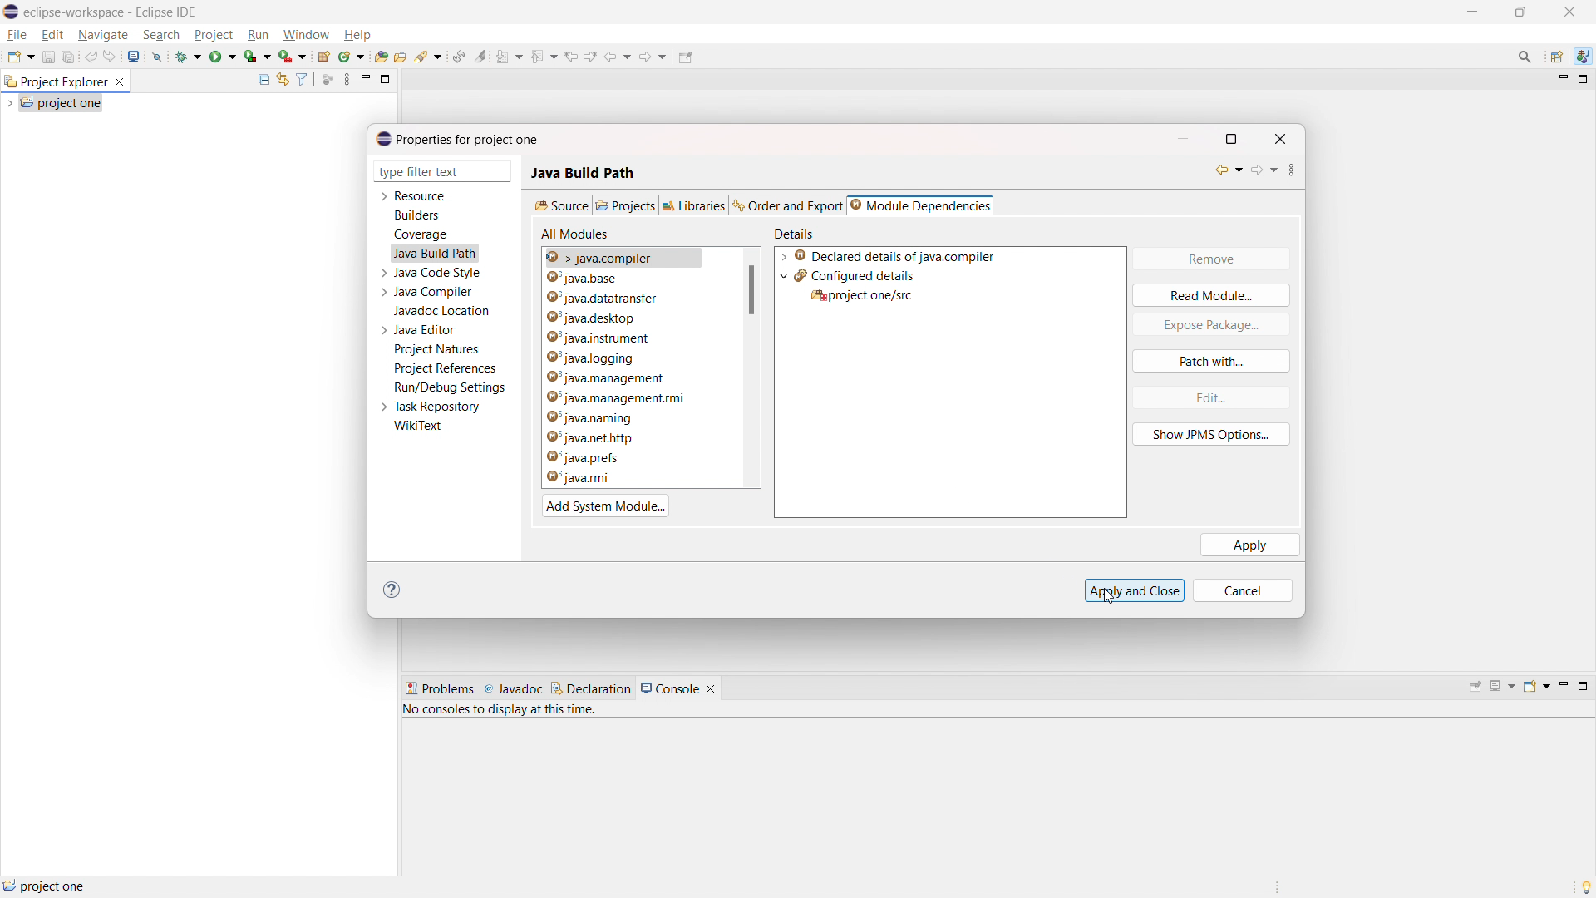  What do you see at coordinates (437, 349) in the screenshot?
I see `project natures` at bounding box center [437, 349].